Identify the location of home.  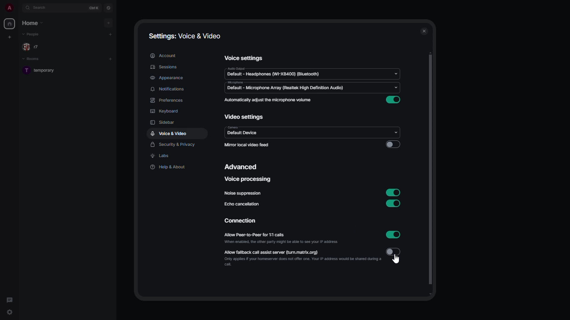
(32, 23).